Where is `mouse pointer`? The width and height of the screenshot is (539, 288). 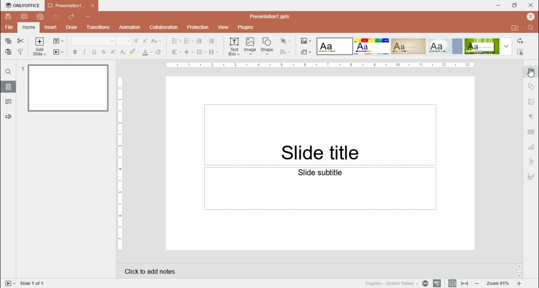
mouse pointer is located at coordinates (531, 73).